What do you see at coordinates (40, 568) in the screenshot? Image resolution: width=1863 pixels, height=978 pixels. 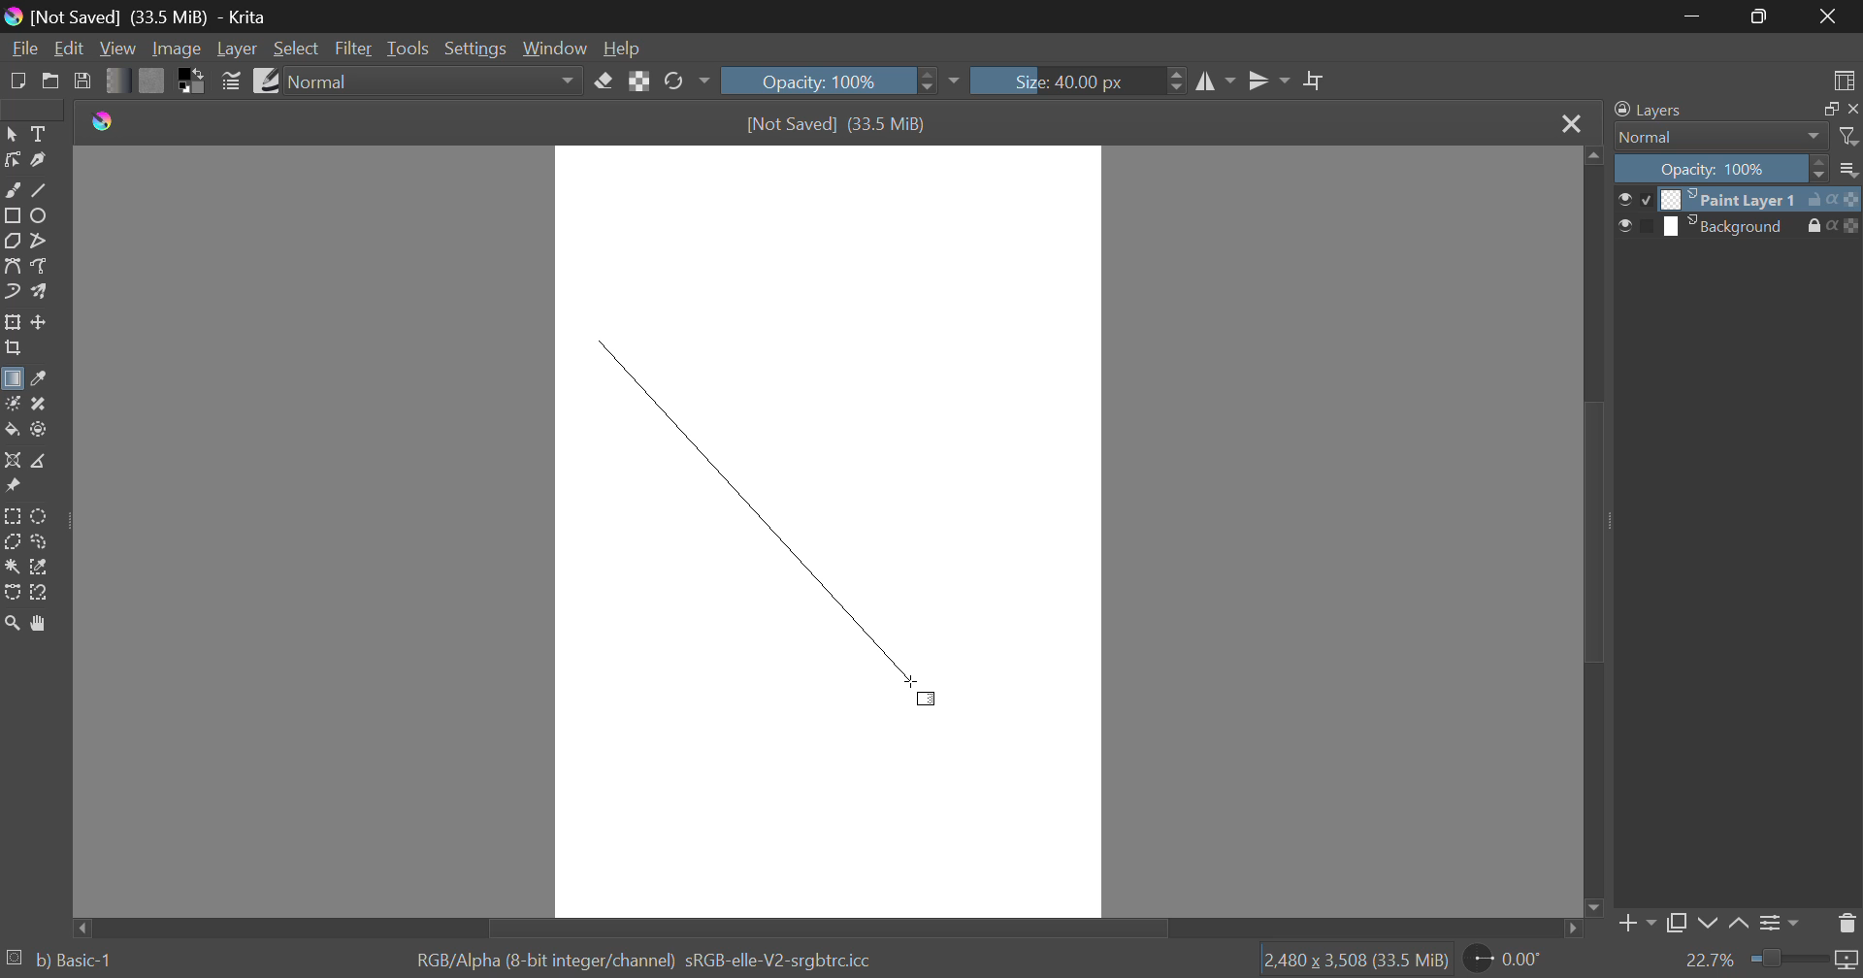 I see `Similar Color Selection` at bounding box center [40, 568].